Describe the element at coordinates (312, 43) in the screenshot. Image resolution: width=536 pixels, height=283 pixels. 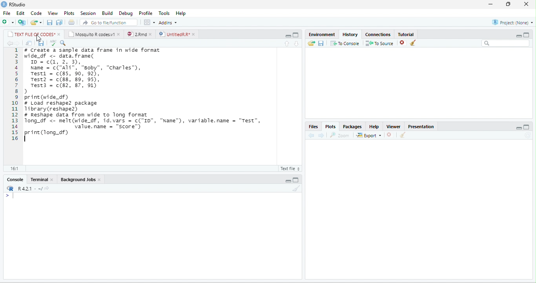
I see `open folder` at that location.